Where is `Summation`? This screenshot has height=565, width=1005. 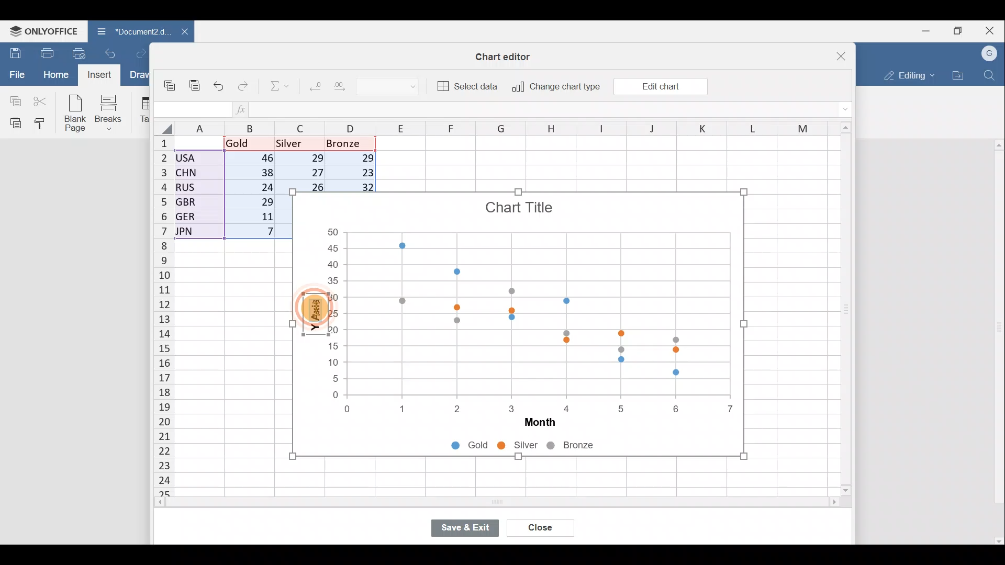
Summation is located at coordinates (275, 87).